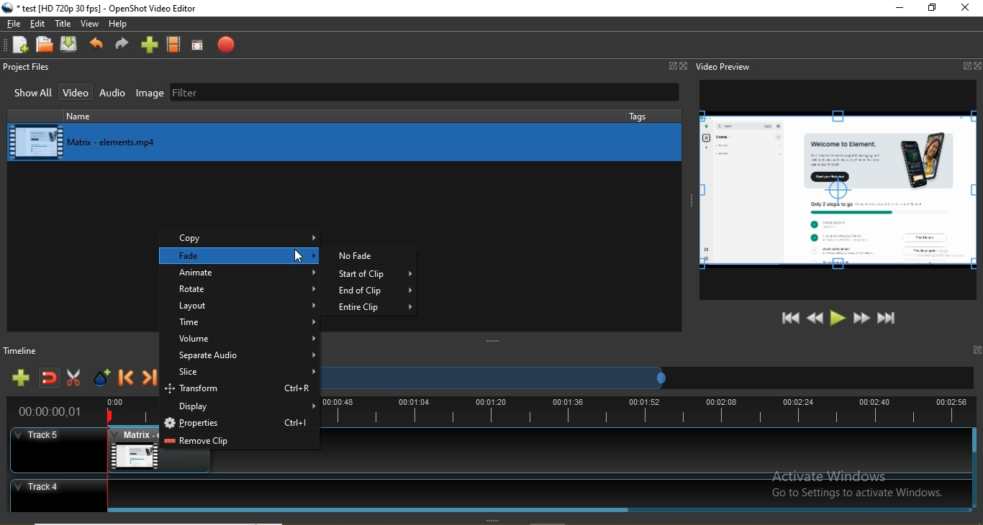 The width and height of the screenshot is (983, 525). Describe the element at coordinates (45, 44) in the screenshot. I see `Open project` at that location.